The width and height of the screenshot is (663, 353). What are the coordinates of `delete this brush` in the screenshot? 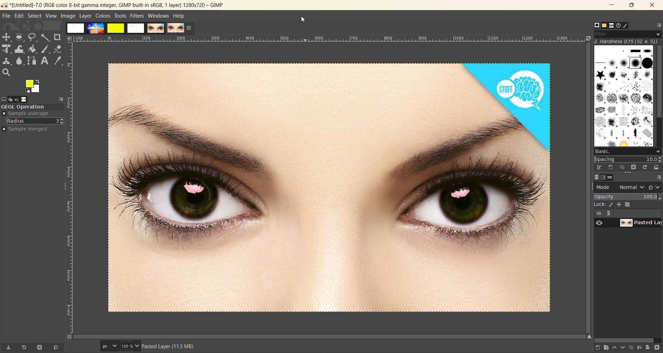 It's located at (632, 168).